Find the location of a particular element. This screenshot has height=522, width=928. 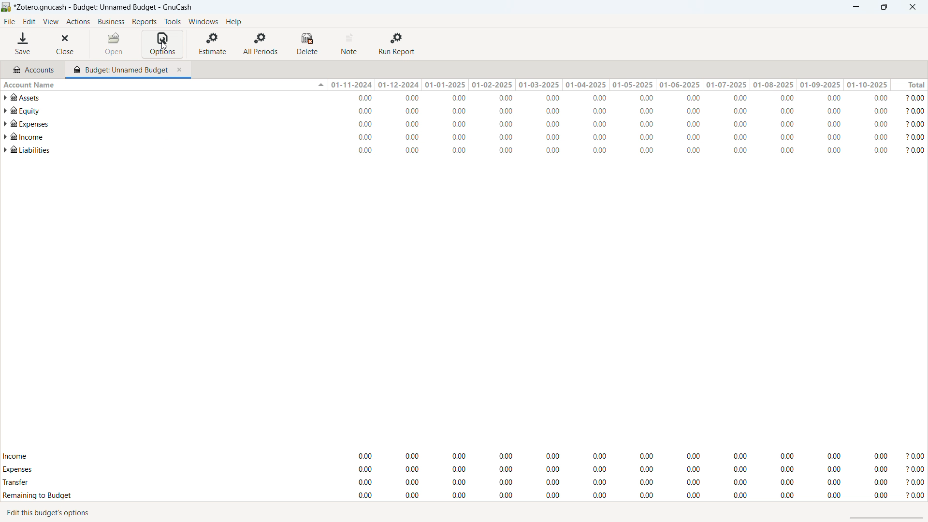

Cursor is located at coordinates (162, 45).